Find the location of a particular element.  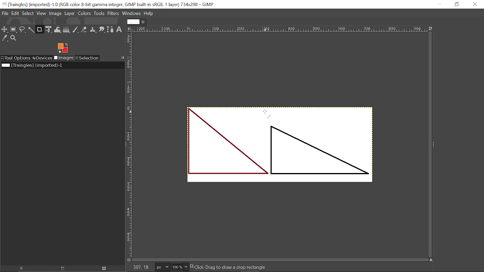

Delete image is located at coordinates (106, 269).